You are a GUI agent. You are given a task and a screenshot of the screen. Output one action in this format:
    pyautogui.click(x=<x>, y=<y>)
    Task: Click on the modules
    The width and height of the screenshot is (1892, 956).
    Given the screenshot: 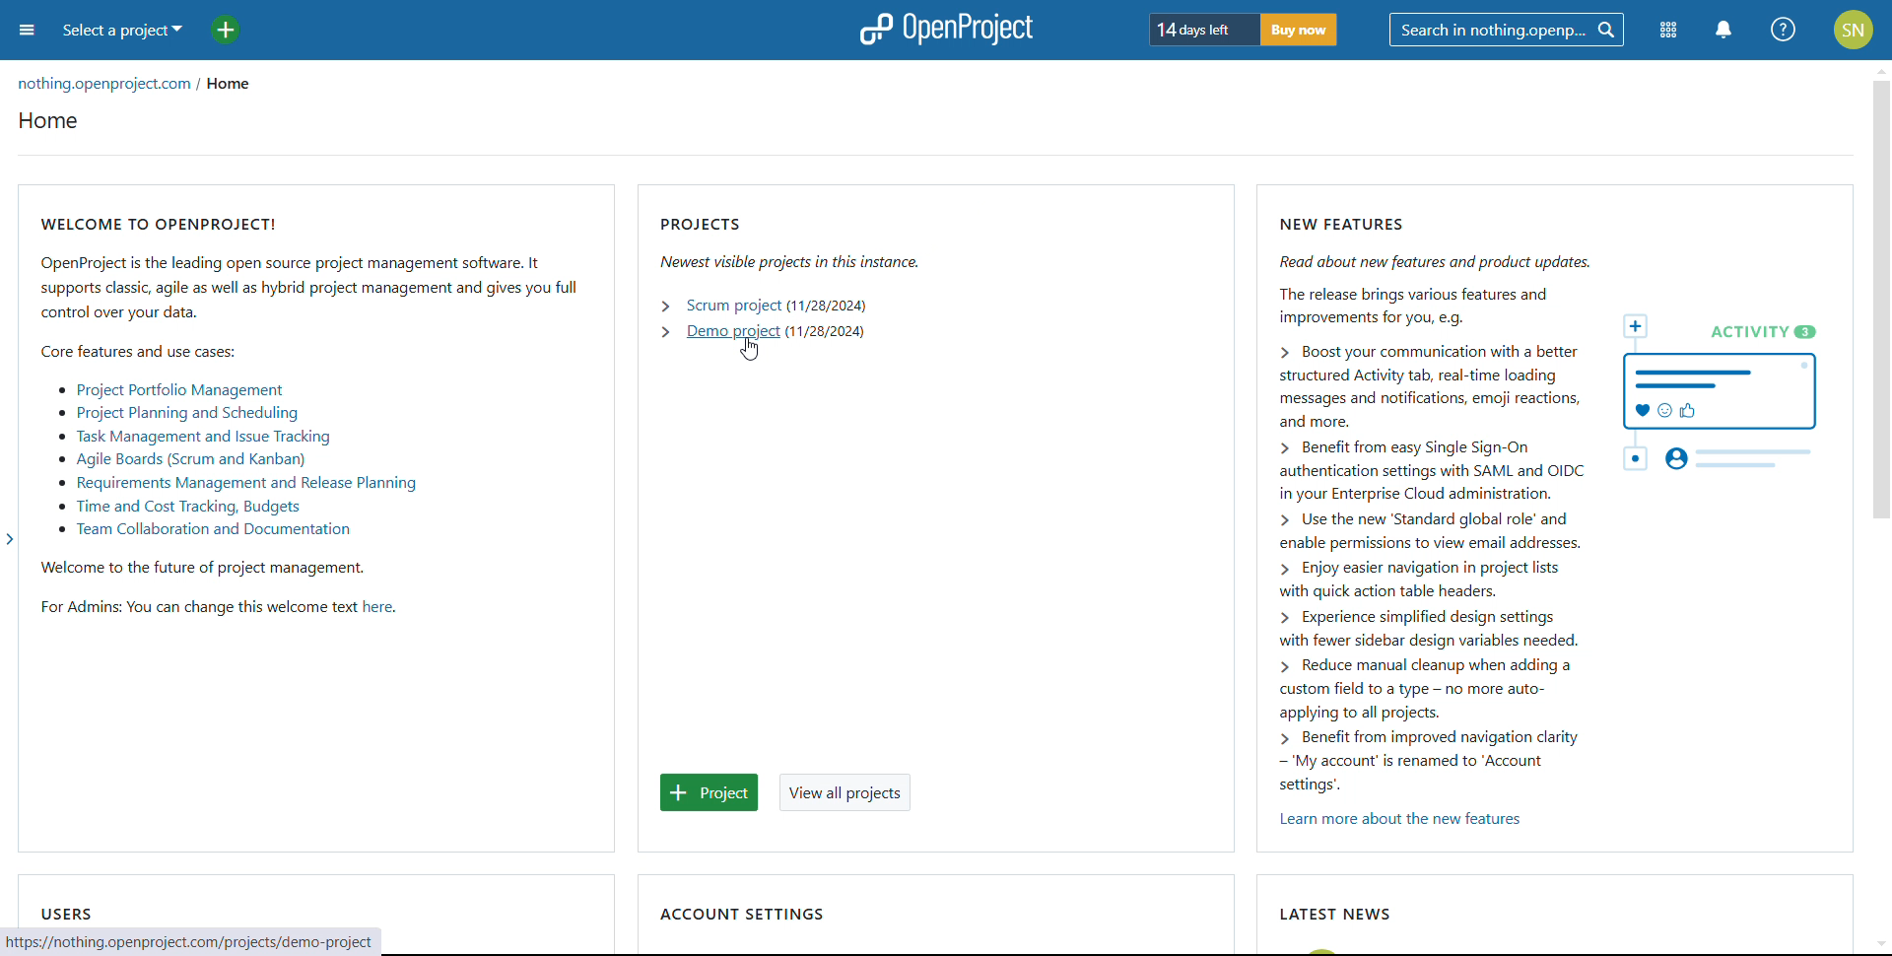 What is the action you would take?
    pyautogui.click(x=1669, y=32)
    